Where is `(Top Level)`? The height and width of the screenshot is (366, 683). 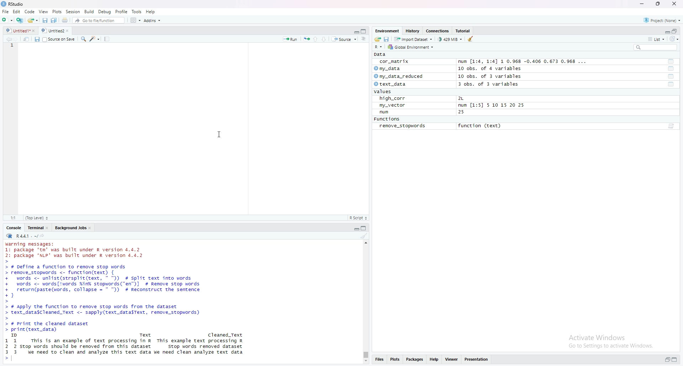
(Top Level) is located at coordinates (37, 218).